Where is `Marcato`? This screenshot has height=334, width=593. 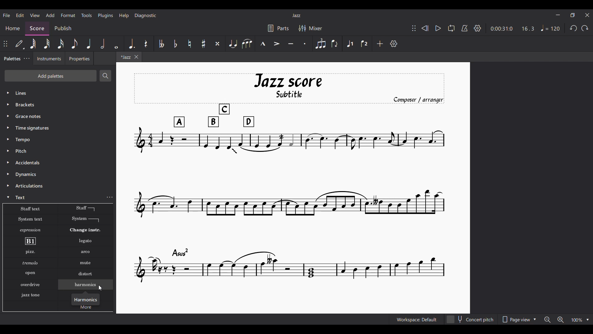 Marcato is located at coordinates (263, 43).